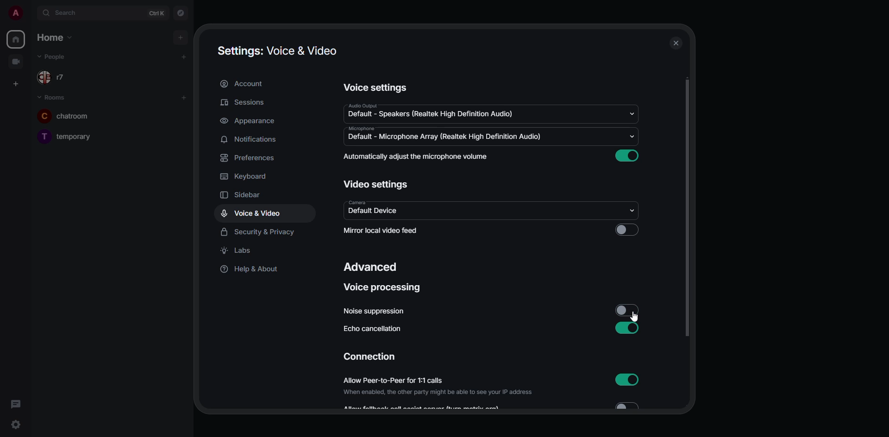  Describe the element at coordinates (59, 56) in the screenshot. I see `people` at that location.